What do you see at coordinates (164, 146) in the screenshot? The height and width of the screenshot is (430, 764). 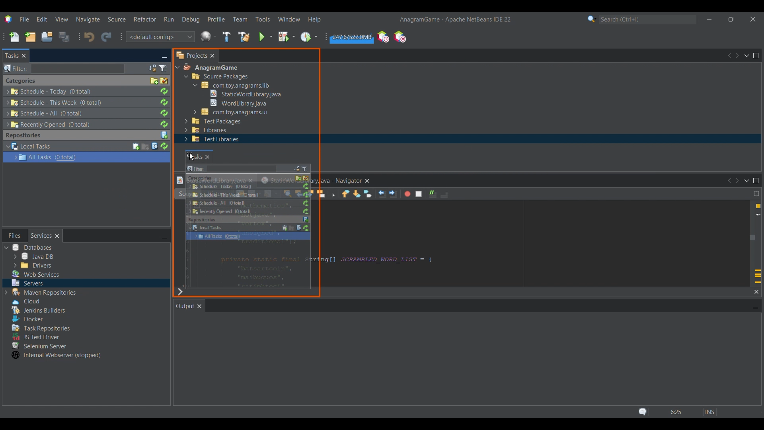 I see `Refresh` at bounding box center [164, 146].